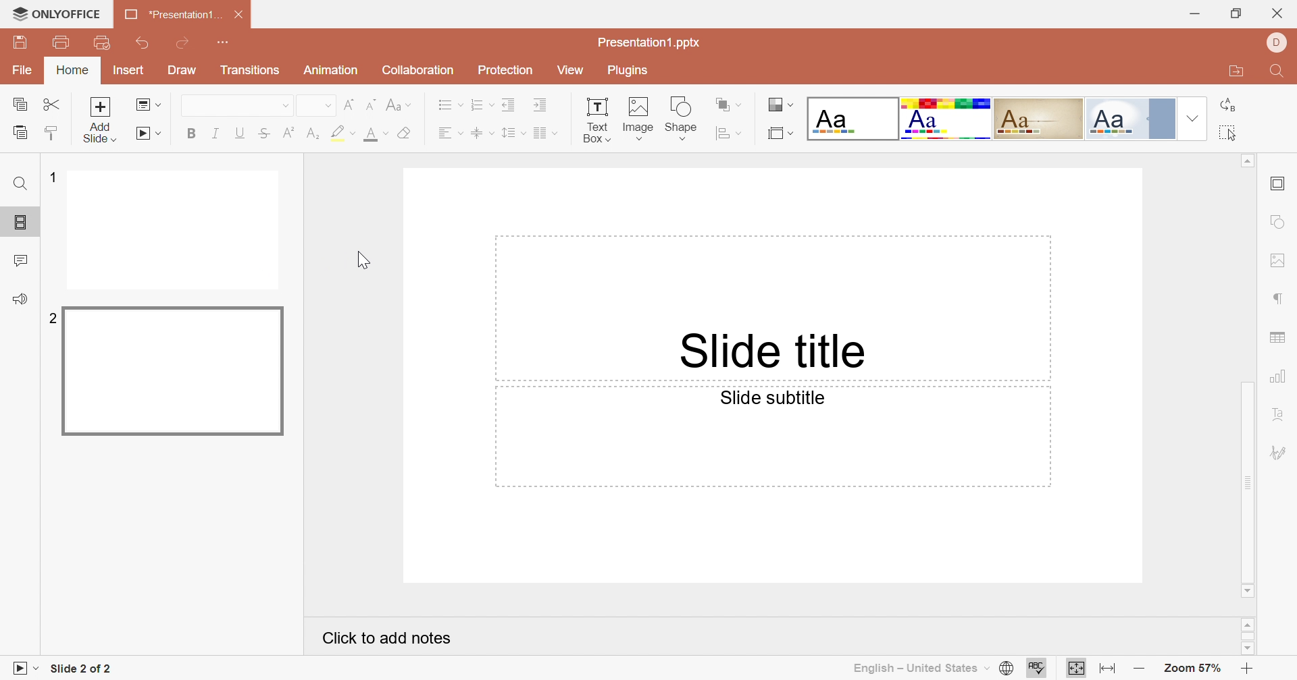 The image size is (1297, 680). What do you see at coordinates (1280, 300) in the screenshot?
I see `Paragraph settings` at bounding box center [1280, 300].